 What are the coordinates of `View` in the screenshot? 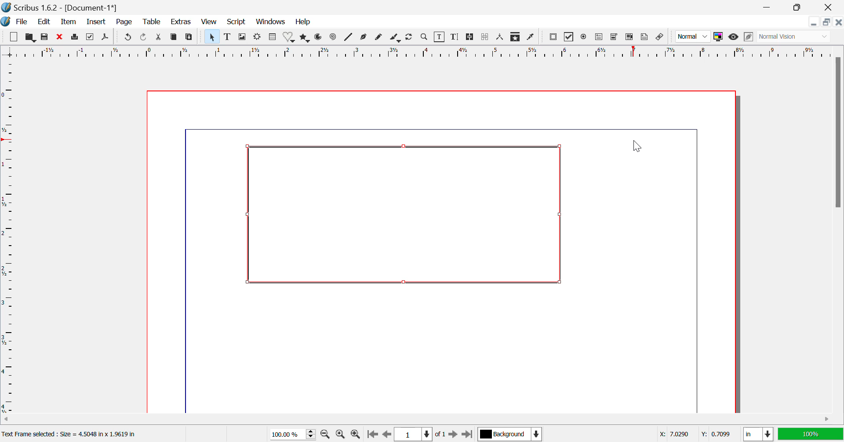 It's located at (209, 22).